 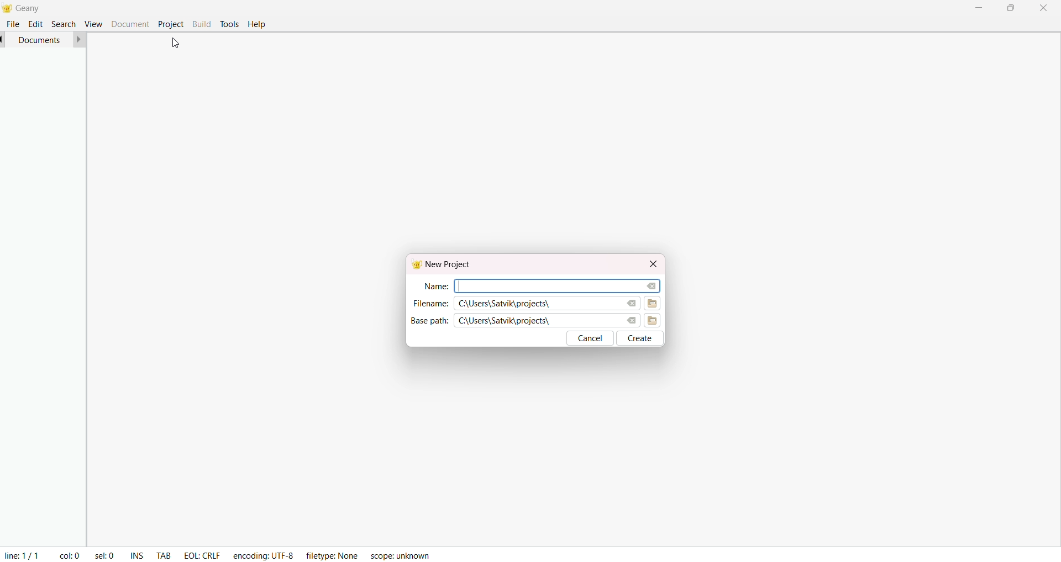 I want to click on Geany logo, so click(x=411, y=264).